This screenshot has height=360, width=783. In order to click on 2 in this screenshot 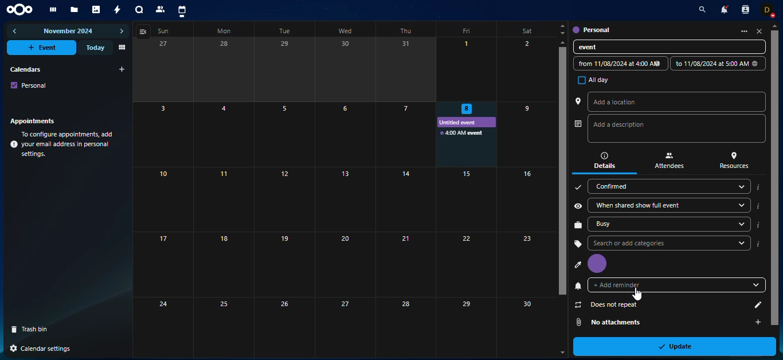, I will do `click(526, 69)`.